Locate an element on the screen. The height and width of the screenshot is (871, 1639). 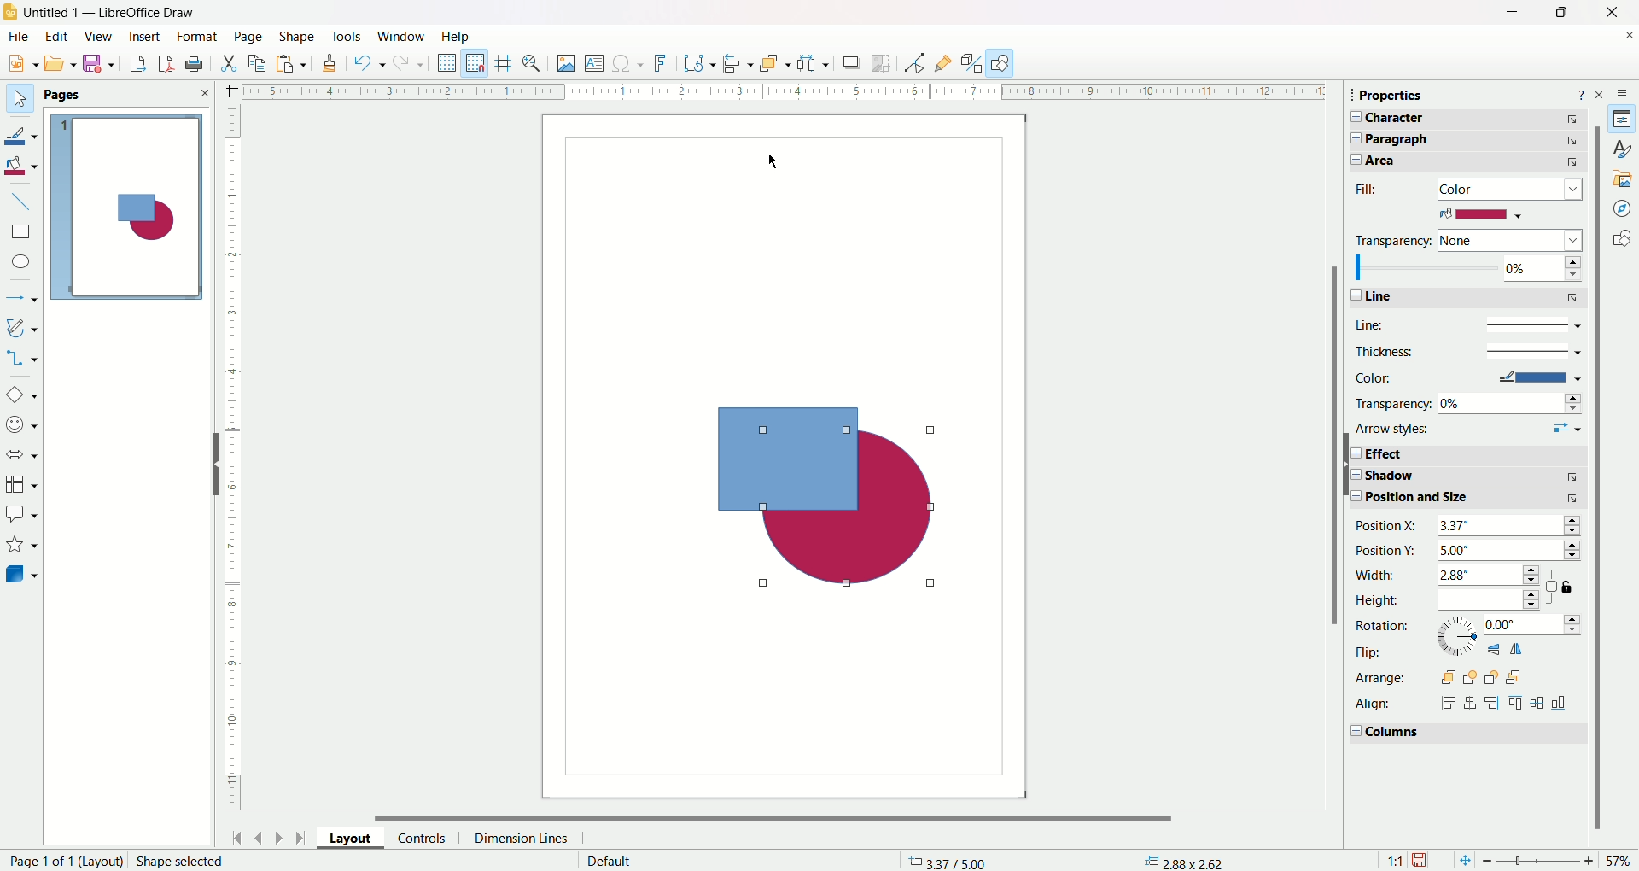
vertical scroll bar is located at coordinates (1599, 558).